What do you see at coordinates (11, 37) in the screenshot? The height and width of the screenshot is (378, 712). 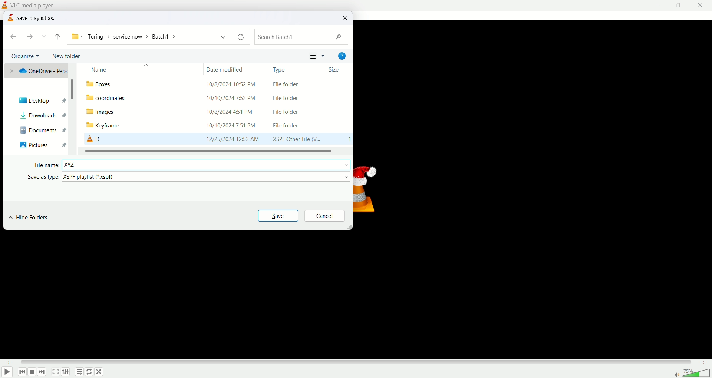 I see `previous` at bounding box center [11, 37].